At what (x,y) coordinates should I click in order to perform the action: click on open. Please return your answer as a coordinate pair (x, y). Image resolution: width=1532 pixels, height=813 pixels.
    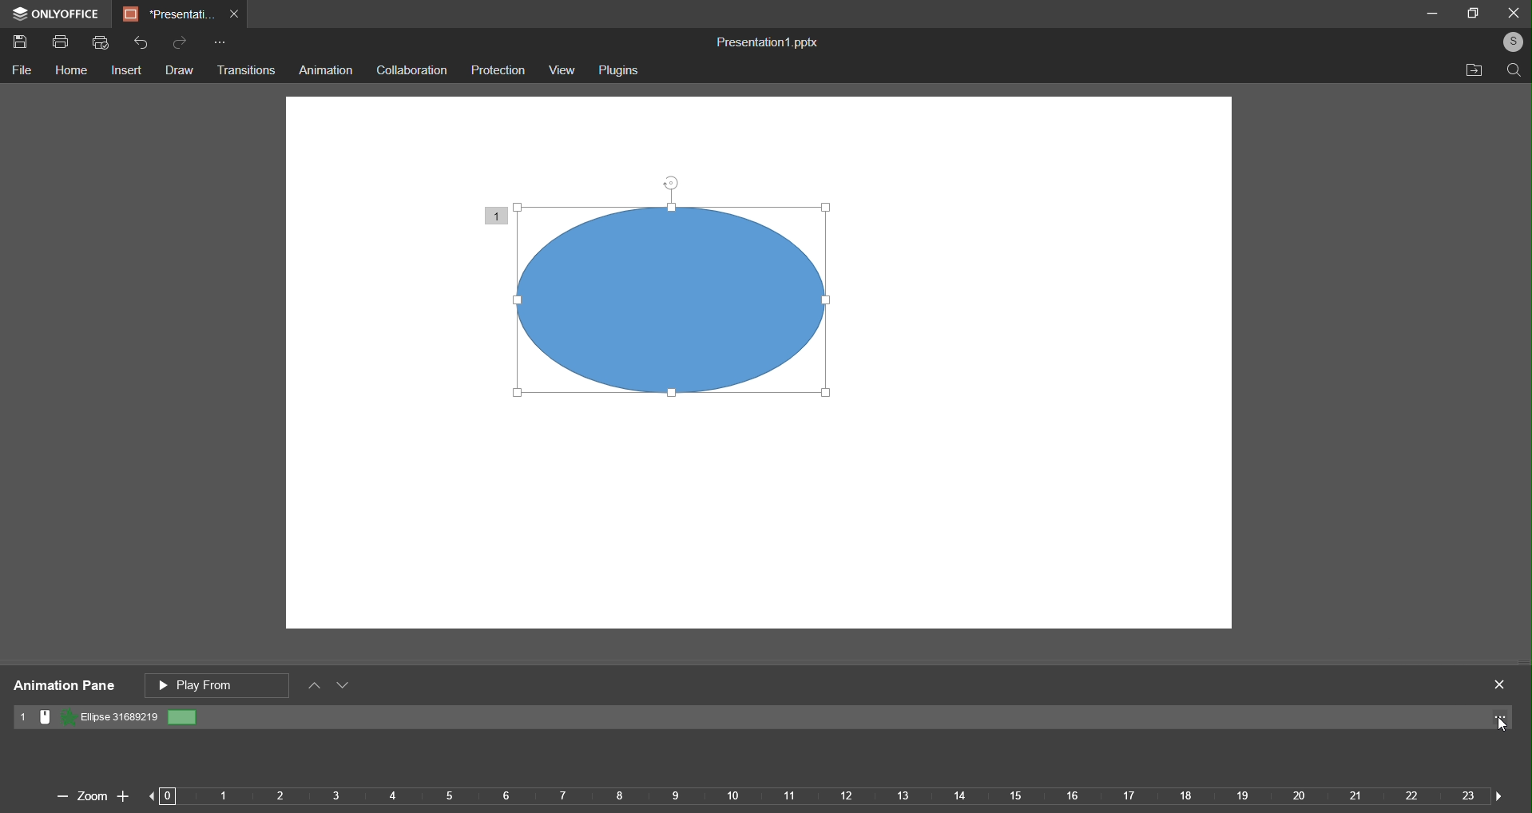
    Looking at the image, I should click on (1470, 71).